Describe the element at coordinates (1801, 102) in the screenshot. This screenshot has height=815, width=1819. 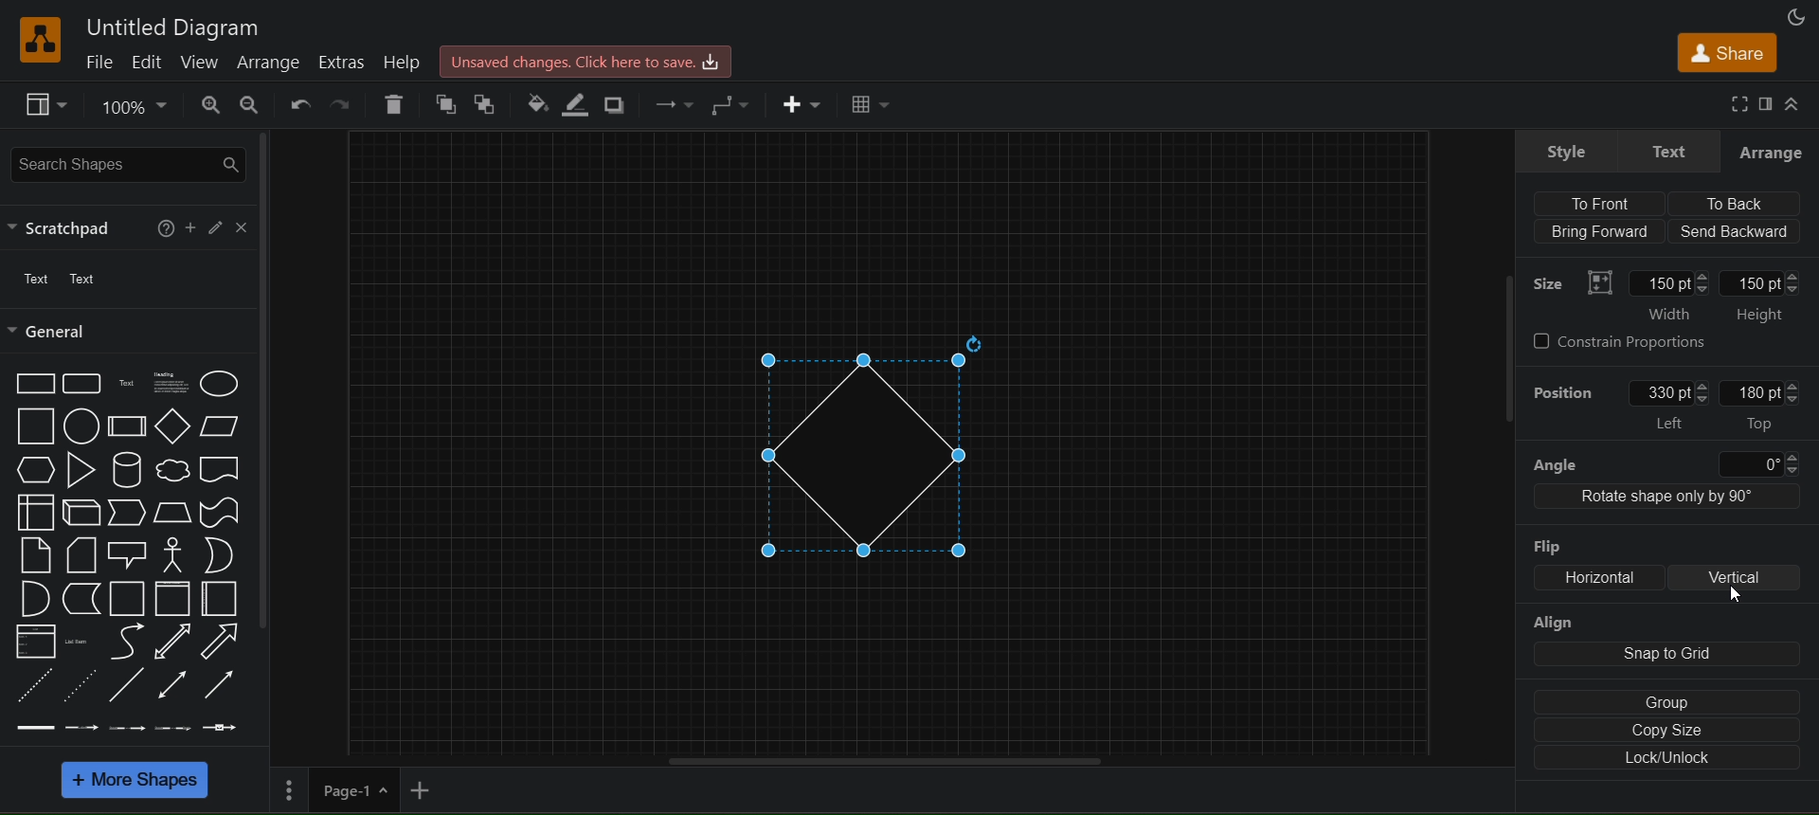
I see `collapse/expand` at that location.